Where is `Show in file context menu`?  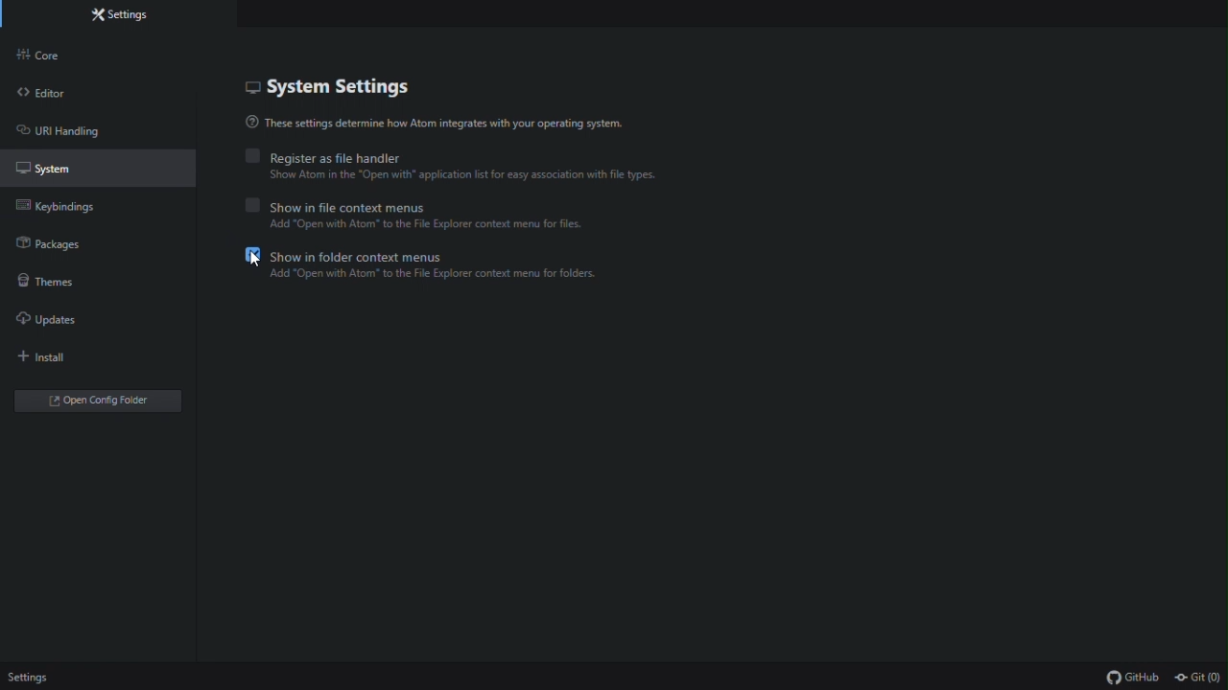
Show in file context menu is located at coordinates (425, 205).